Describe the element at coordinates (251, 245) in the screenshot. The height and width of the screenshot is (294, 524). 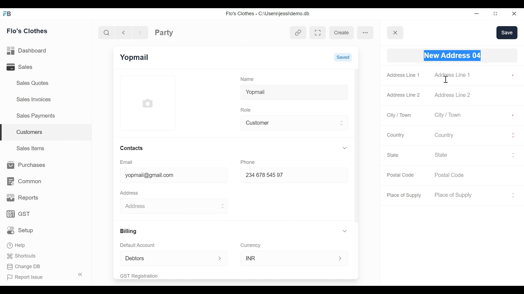
I see `Currency` at that location.